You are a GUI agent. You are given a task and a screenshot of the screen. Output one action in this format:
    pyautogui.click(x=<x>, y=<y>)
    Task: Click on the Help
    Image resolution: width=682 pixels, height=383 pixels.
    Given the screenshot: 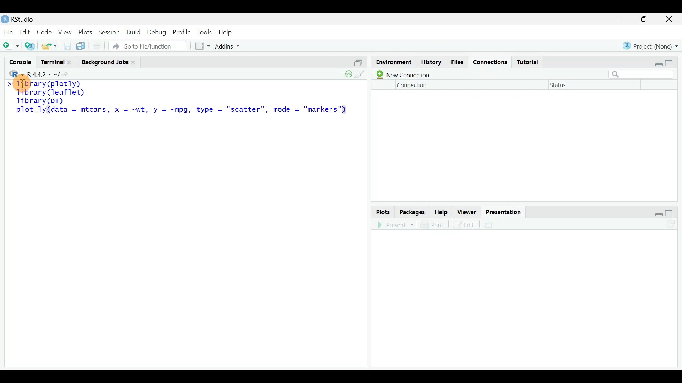 What is the action you would take?
    pyautogui.click(x=442, y=211)
    